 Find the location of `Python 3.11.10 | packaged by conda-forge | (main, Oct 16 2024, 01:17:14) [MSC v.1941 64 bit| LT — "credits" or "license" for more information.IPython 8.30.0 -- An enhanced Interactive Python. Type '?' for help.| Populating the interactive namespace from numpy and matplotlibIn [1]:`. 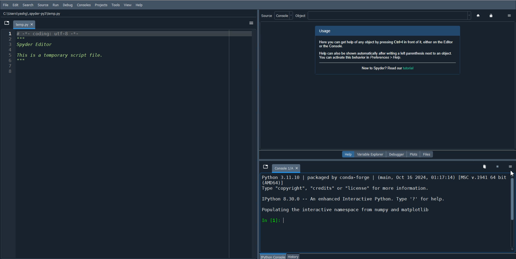

Python 3.11.10 | packaged by conda-forge | (main, Oct 16 2024, 01:17:14) [MSC v.1941 64 bit| LT — "credits" or "license" for more information.IPython 8.30.0 -- An enhanced Interactive Python. Type '?' for help.| Populating the interactive namespace from numpy and matplotlibIn [1]: is located at coordinates (384, 200).